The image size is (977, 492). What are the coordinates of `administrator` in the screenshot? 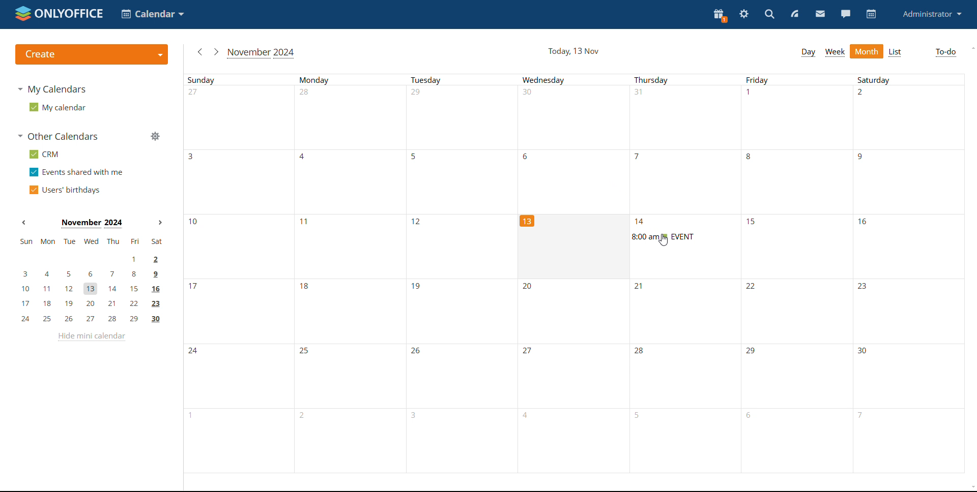 It's located at (933, 14).